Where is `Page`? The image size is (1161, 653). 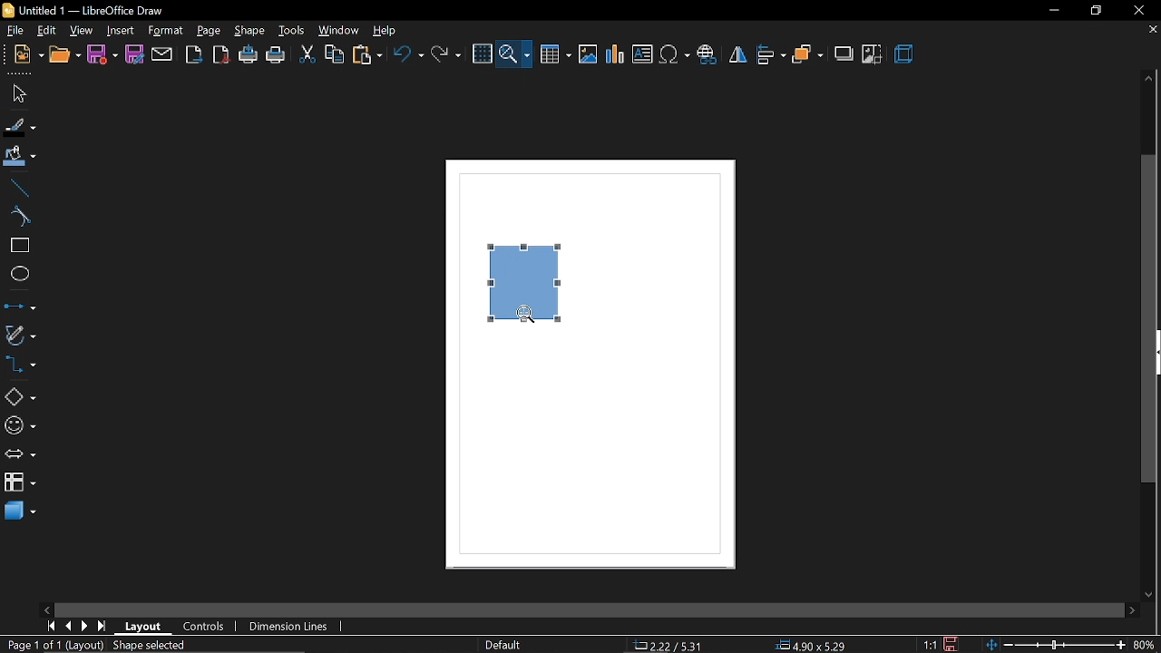
Page is located at coordinates (590, 463).